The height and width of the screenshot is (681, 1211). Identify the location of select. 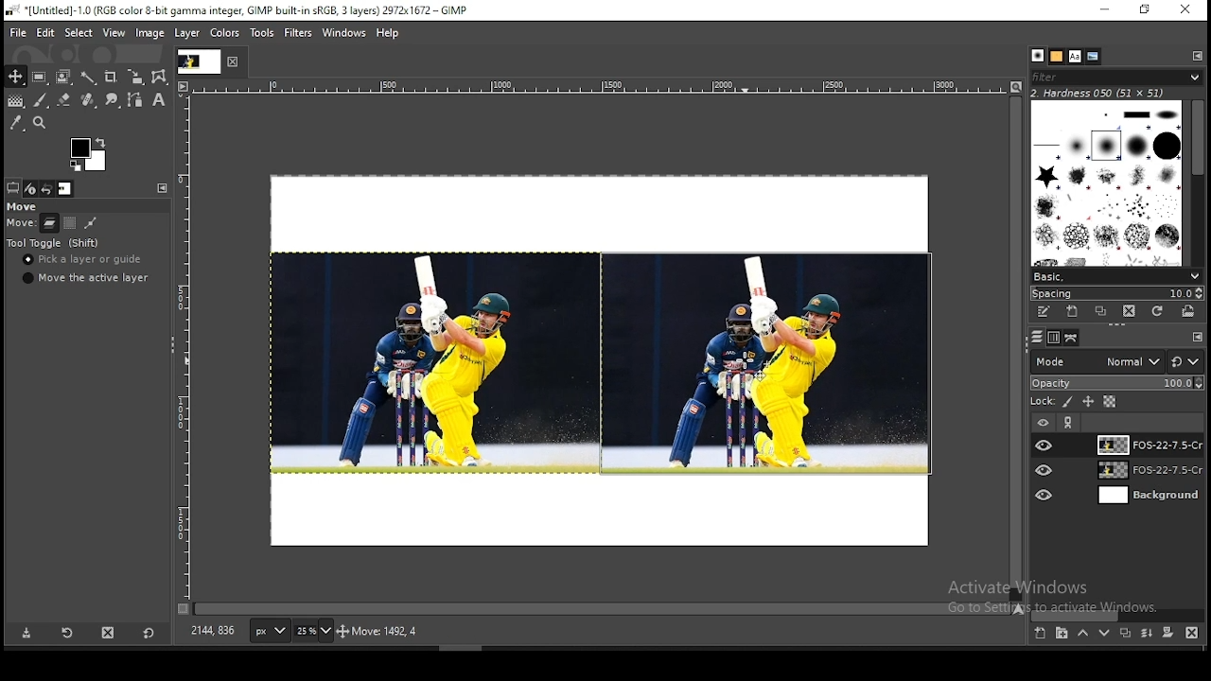
(79, 34).